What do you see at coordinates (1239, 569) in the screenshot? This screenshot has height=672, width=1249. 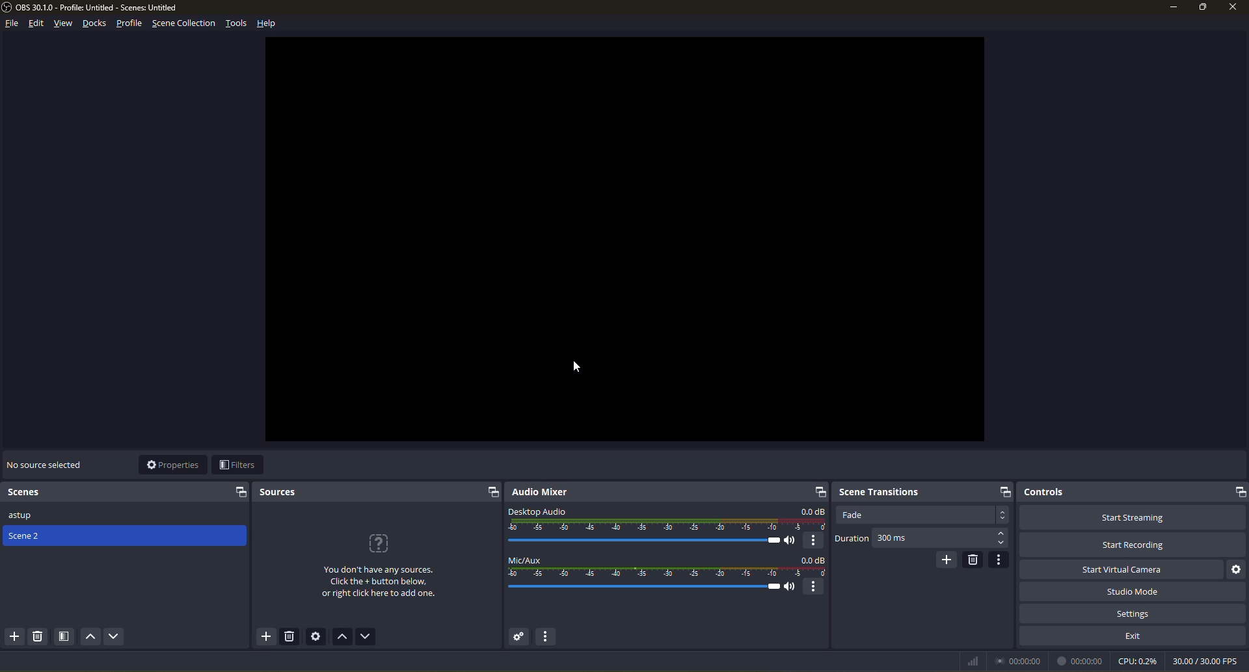 I see `configure virtual camera` at bounding box center [1239, 569].